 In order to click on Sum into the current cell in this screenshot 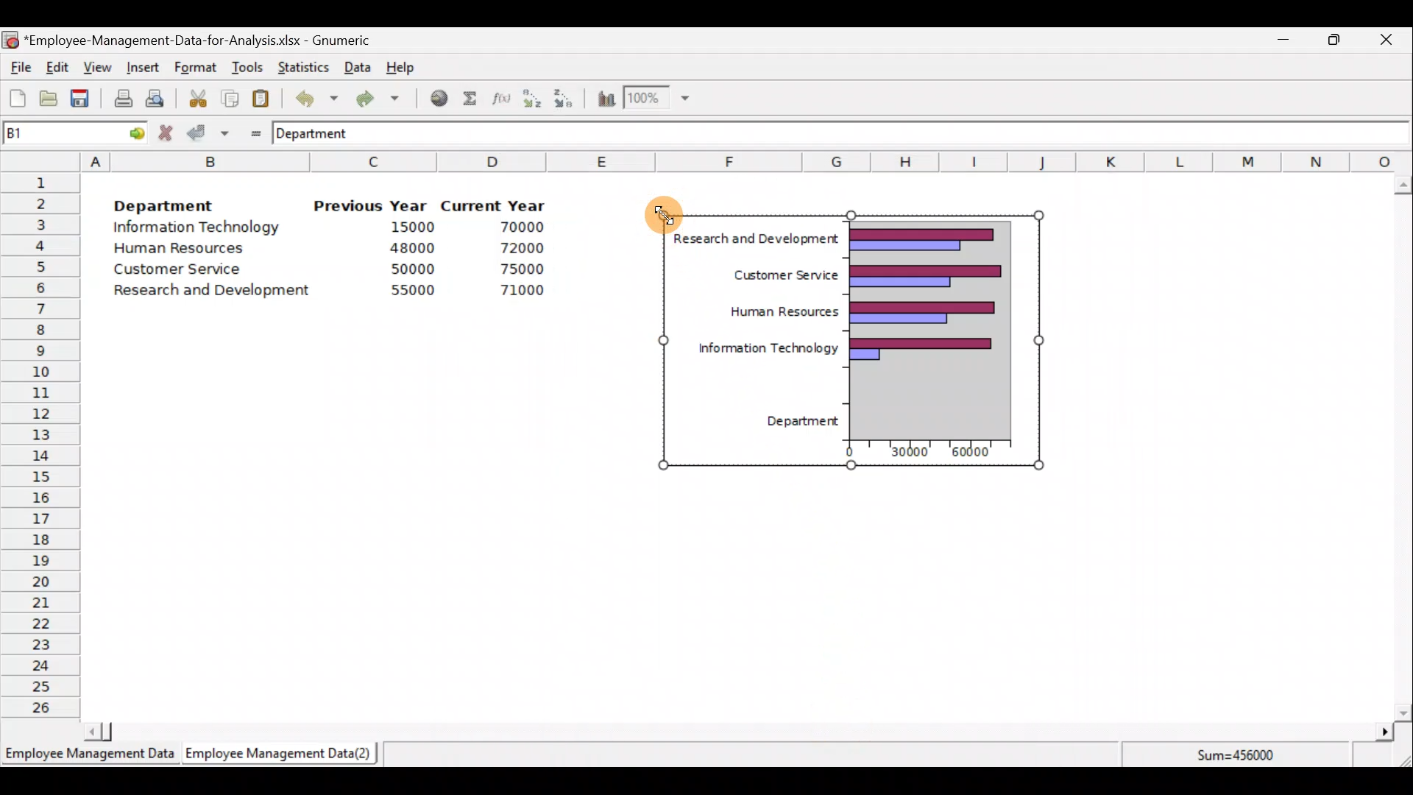, I will do `click(467, 98)`.